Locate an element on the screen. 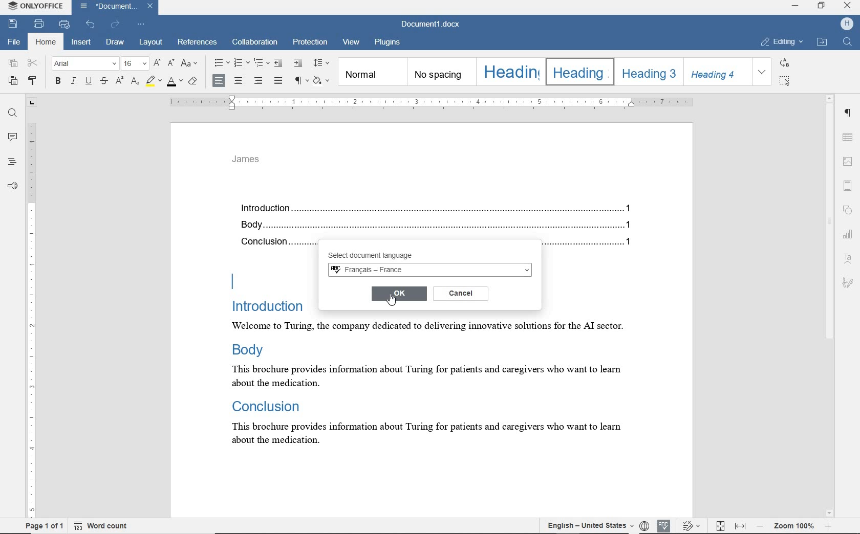 This screenshot has width=860, height=534. plugins is located at coordinates (388, 42).